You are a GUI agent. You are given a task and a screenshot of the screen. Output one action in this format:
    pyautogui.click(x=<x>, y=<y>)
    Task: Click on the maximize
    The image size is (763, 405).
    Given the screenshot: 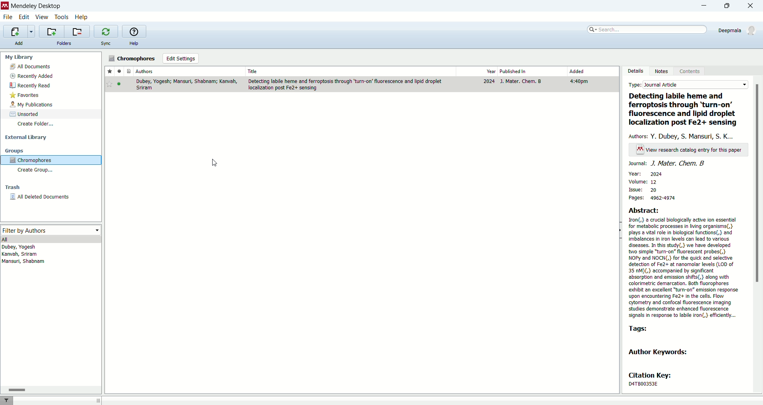 What is the action you would take?
    pyautogui.click(x=728, y=6)
    